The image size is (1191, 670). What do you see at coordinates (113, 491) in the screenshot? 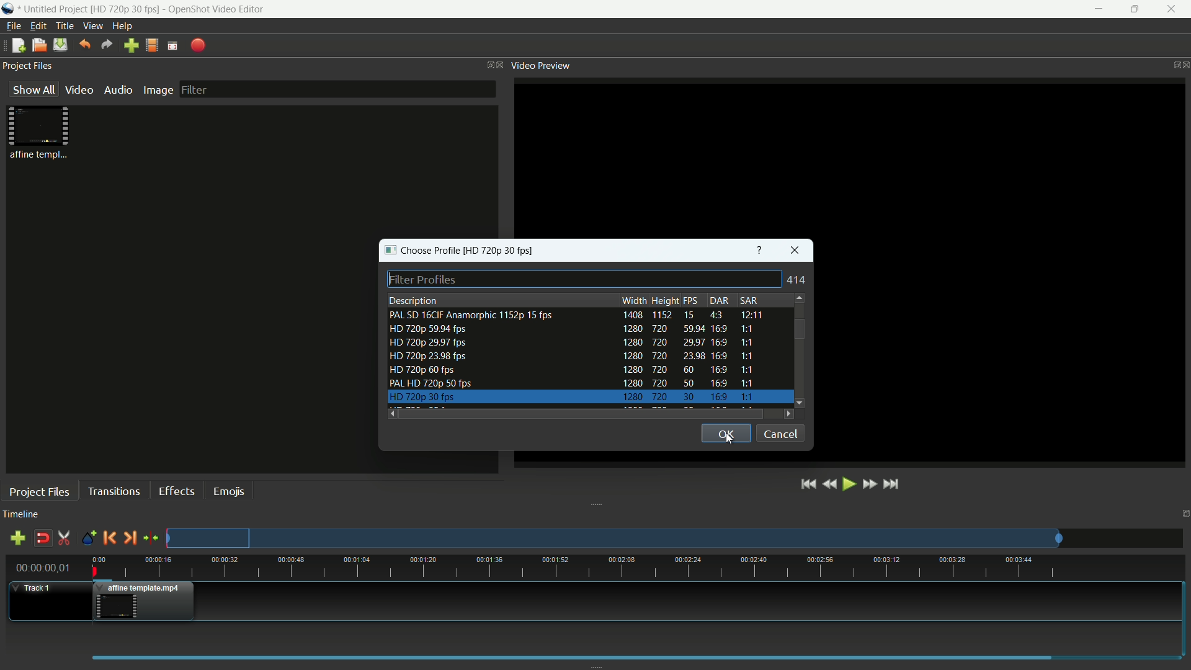
I see `transitions` at bounding box center [113, 491].